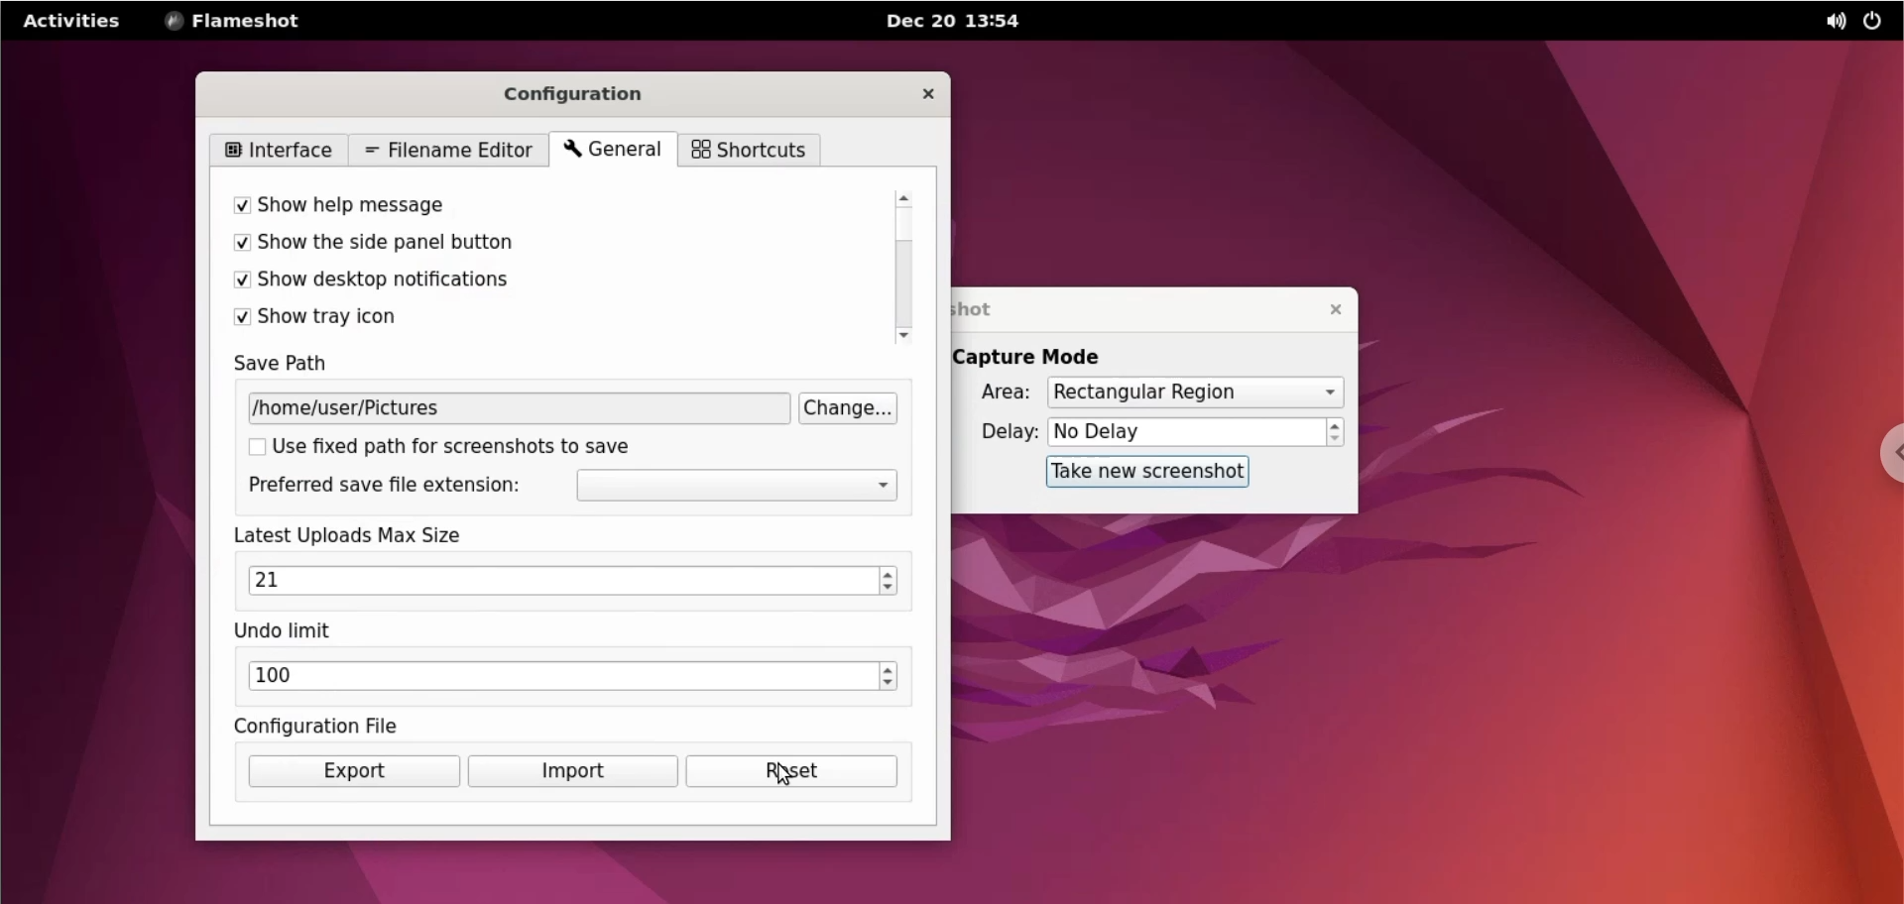 Image resolution: width=1904 pixels, height=904 pixels. Describe the element at coordinates (349, 726) in the screenshot. I see `configuration file ` at that location.